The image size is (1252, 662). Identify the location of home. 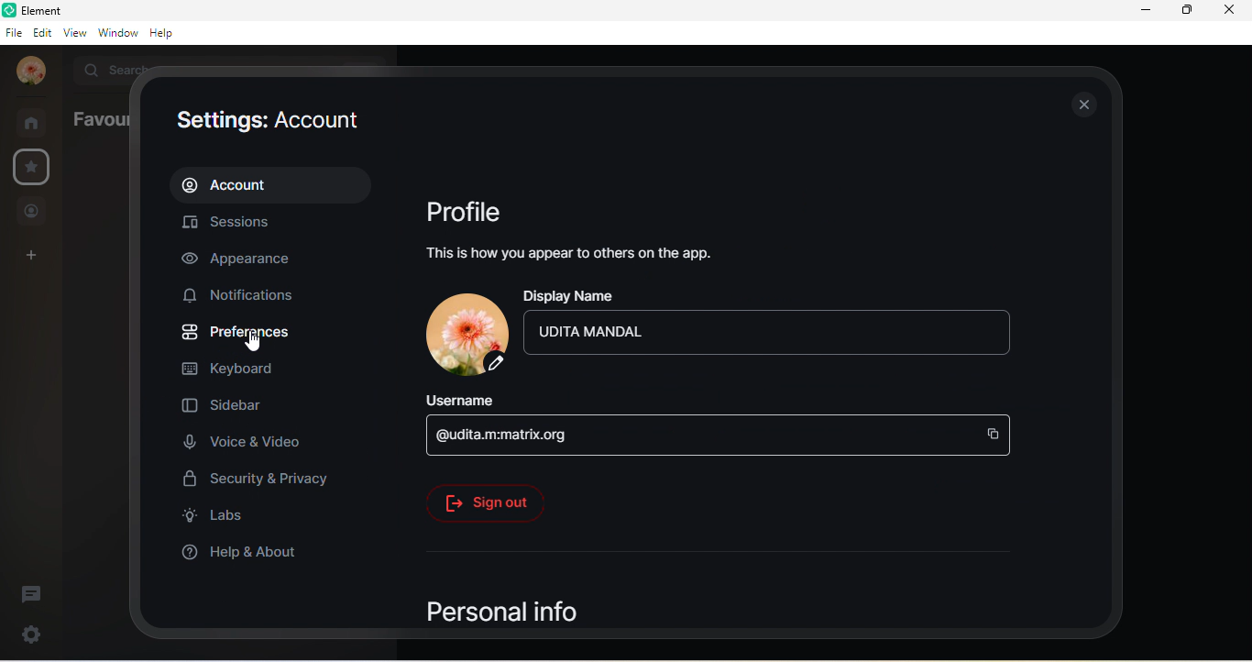
(33, 122).